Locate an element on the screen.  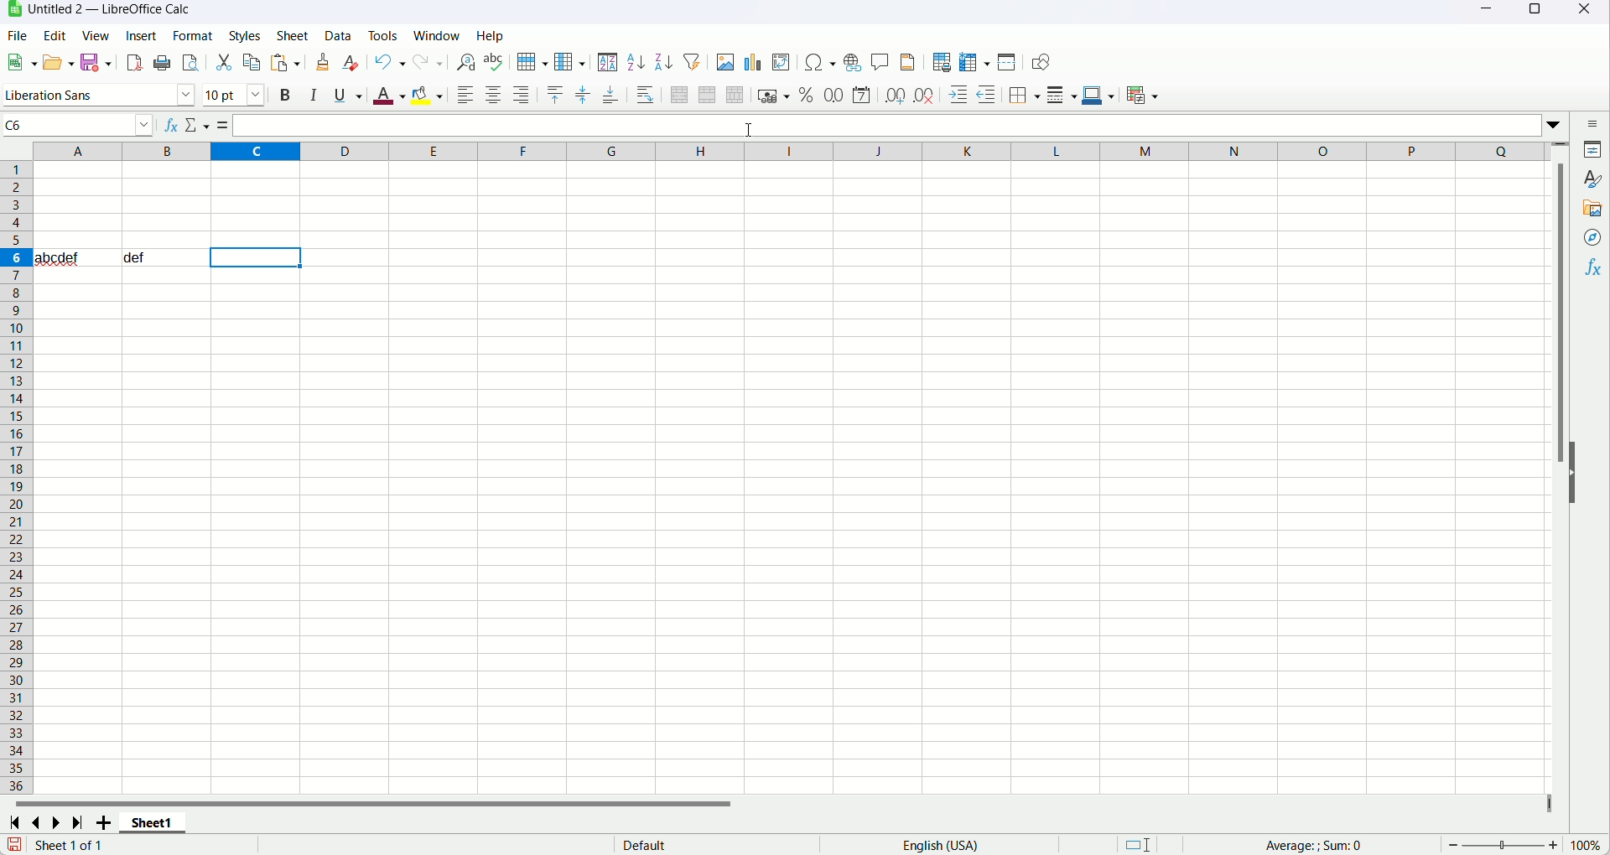
insert chart is located at coordinates (751, 63).